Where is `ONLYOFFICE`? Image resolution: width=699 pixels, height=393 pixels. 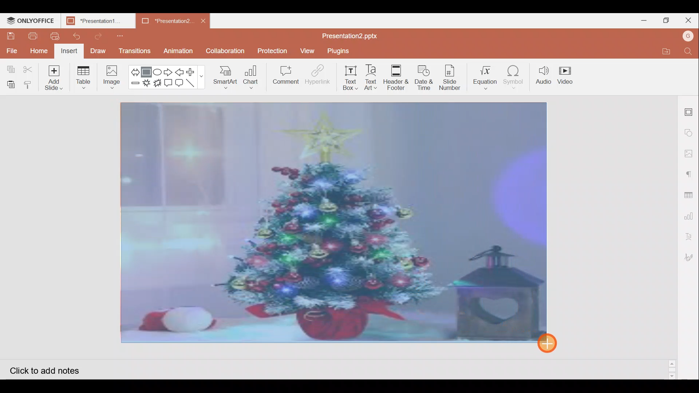
ONLYOFFICE is located at coordinates (31, 19).